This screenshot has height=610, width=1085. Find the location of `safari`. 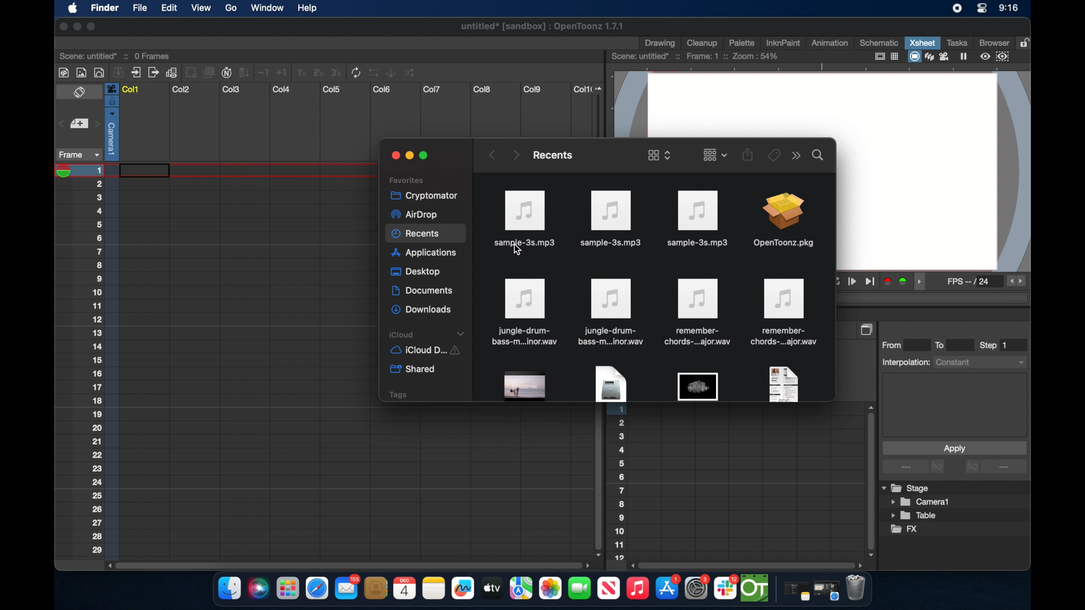

safari is located at coordinates (318, 589).